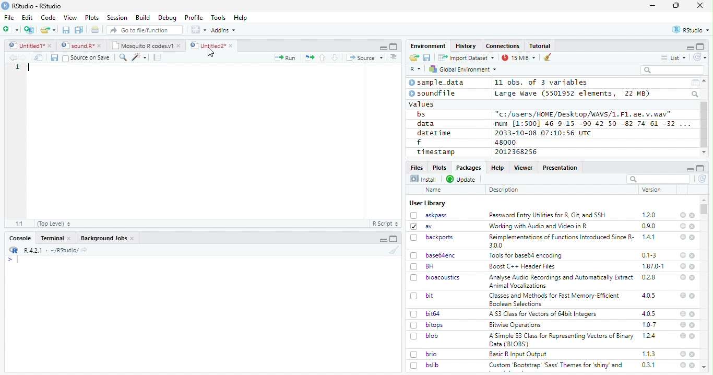 Image resolution: width=713 pixels, height=375 pixels. What do you see at coordinates (392, 250) in the screenshot?
I see `clear workspace` at bounding box center [392, 250].